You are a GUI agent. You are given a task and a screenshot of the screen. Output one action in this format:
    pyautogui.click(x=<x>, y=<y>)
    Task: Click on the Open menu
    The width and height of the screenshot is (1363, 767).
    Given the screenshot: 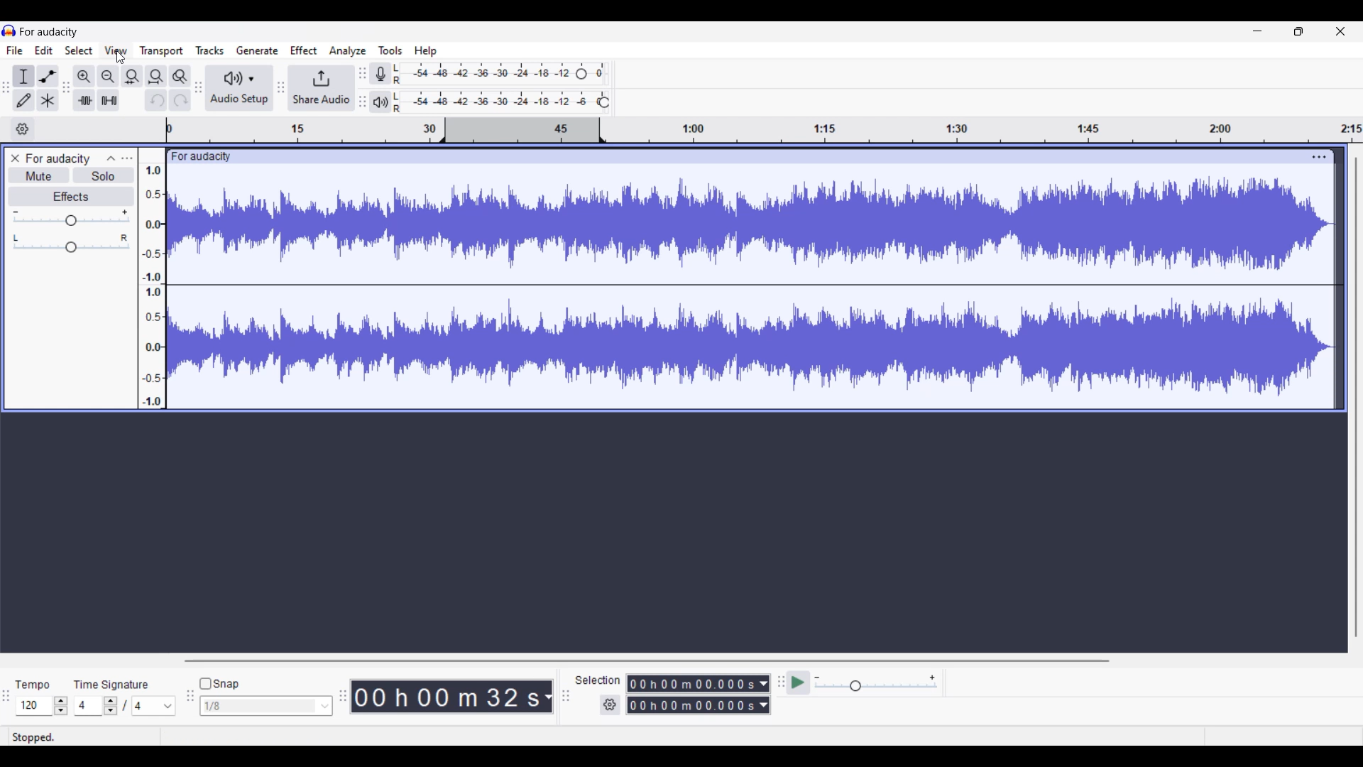 What is the action you would take?
    pyautogui.click(x=127, y=158)
    